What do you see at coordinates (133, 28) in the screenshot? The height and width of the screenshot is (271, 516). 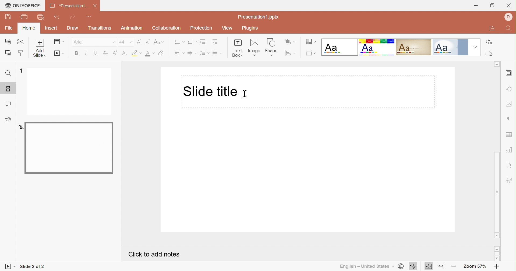 I see `Animation` at bounding box center [133, 28].